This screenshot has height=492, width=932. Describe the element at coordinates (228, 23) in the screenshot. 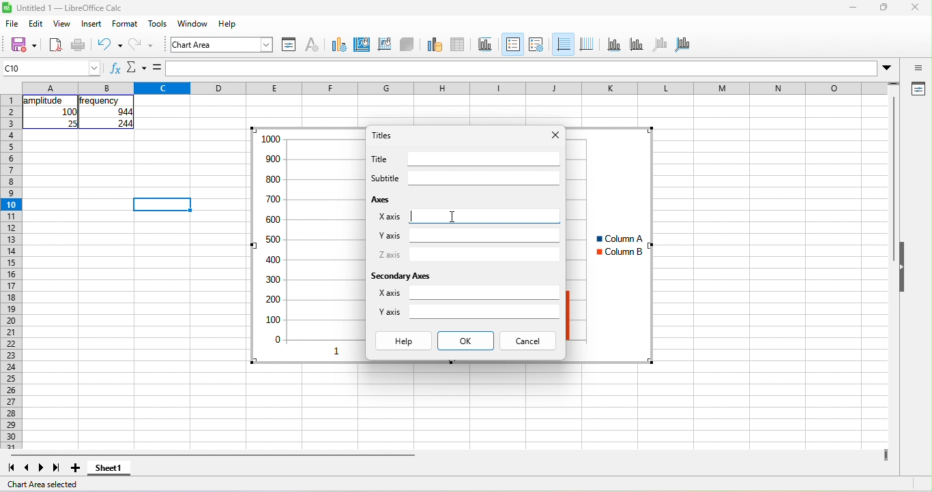

I see `help` at that location.